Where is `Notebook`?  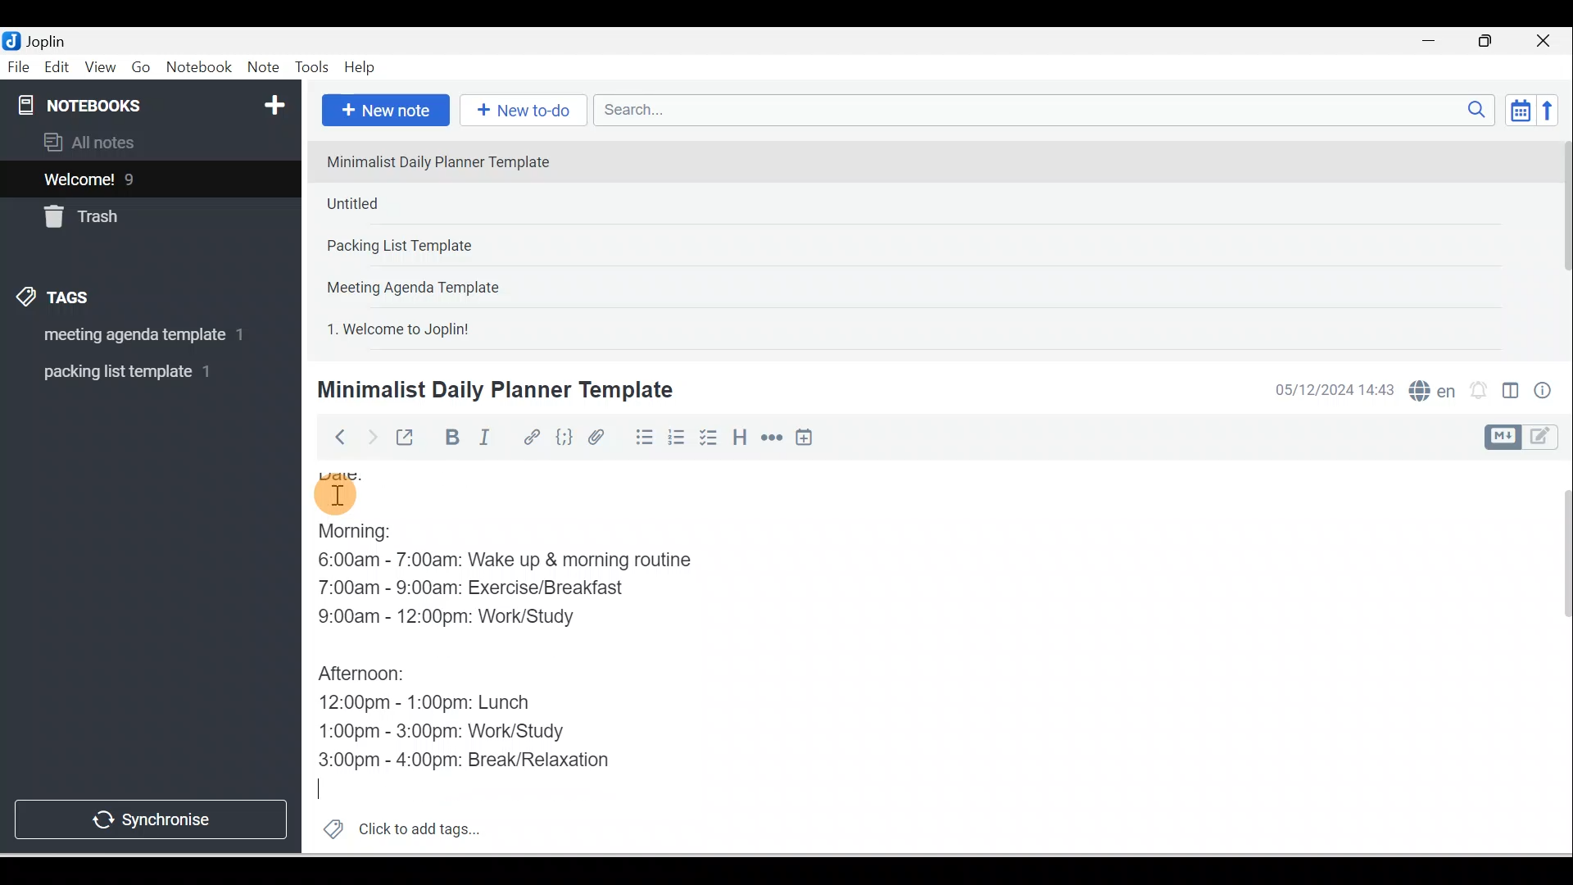
Notebook is located at coordinates (198, 68).